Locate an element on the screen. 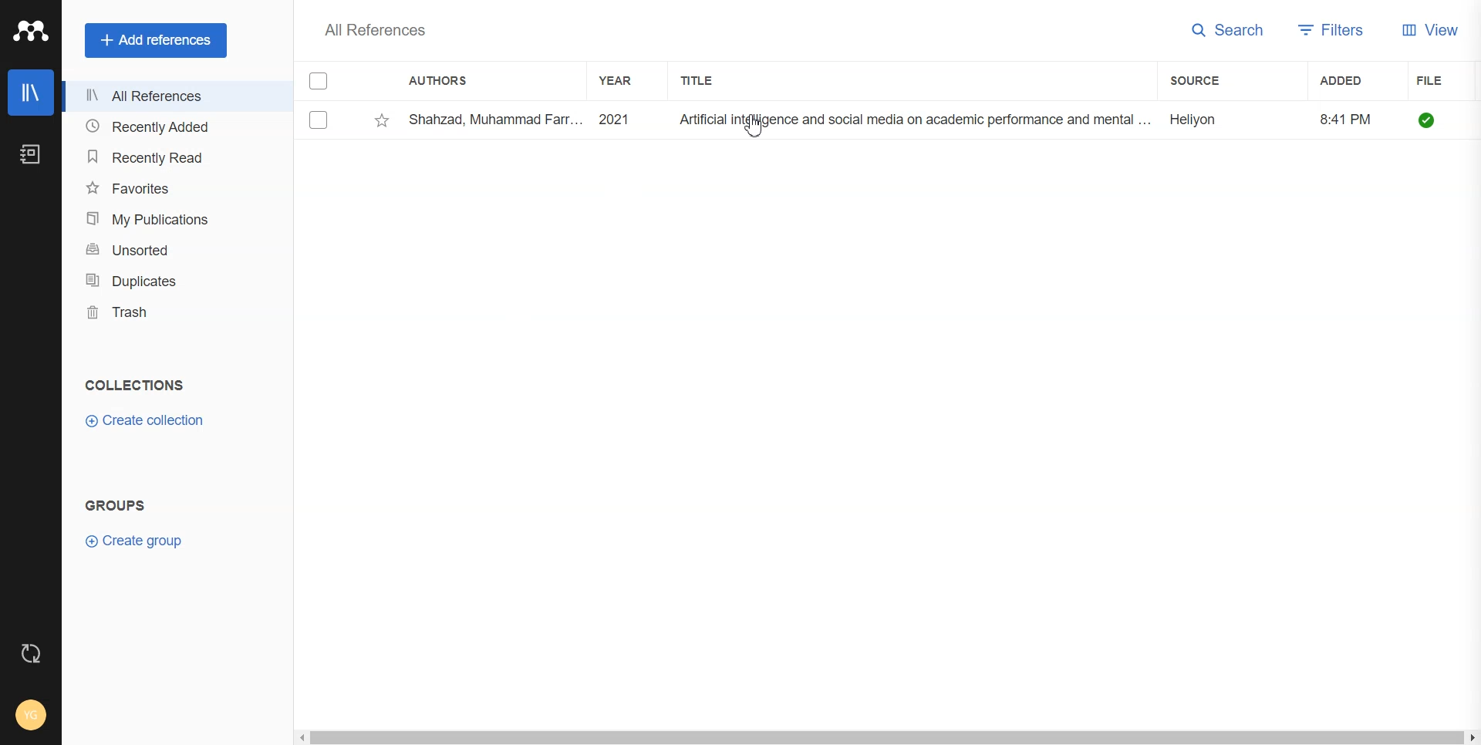  My Publication is located at coordinates (173, 218).